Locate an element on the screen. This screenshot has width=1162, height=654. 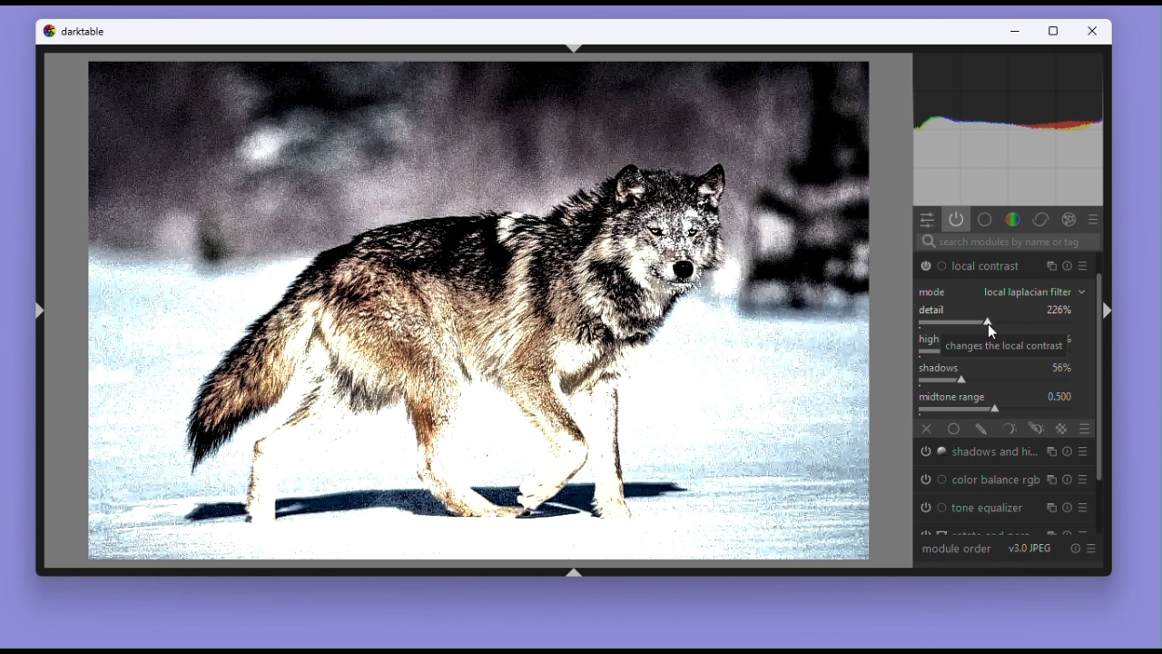
Shadows And highlights is located at coordinates (993, 452).